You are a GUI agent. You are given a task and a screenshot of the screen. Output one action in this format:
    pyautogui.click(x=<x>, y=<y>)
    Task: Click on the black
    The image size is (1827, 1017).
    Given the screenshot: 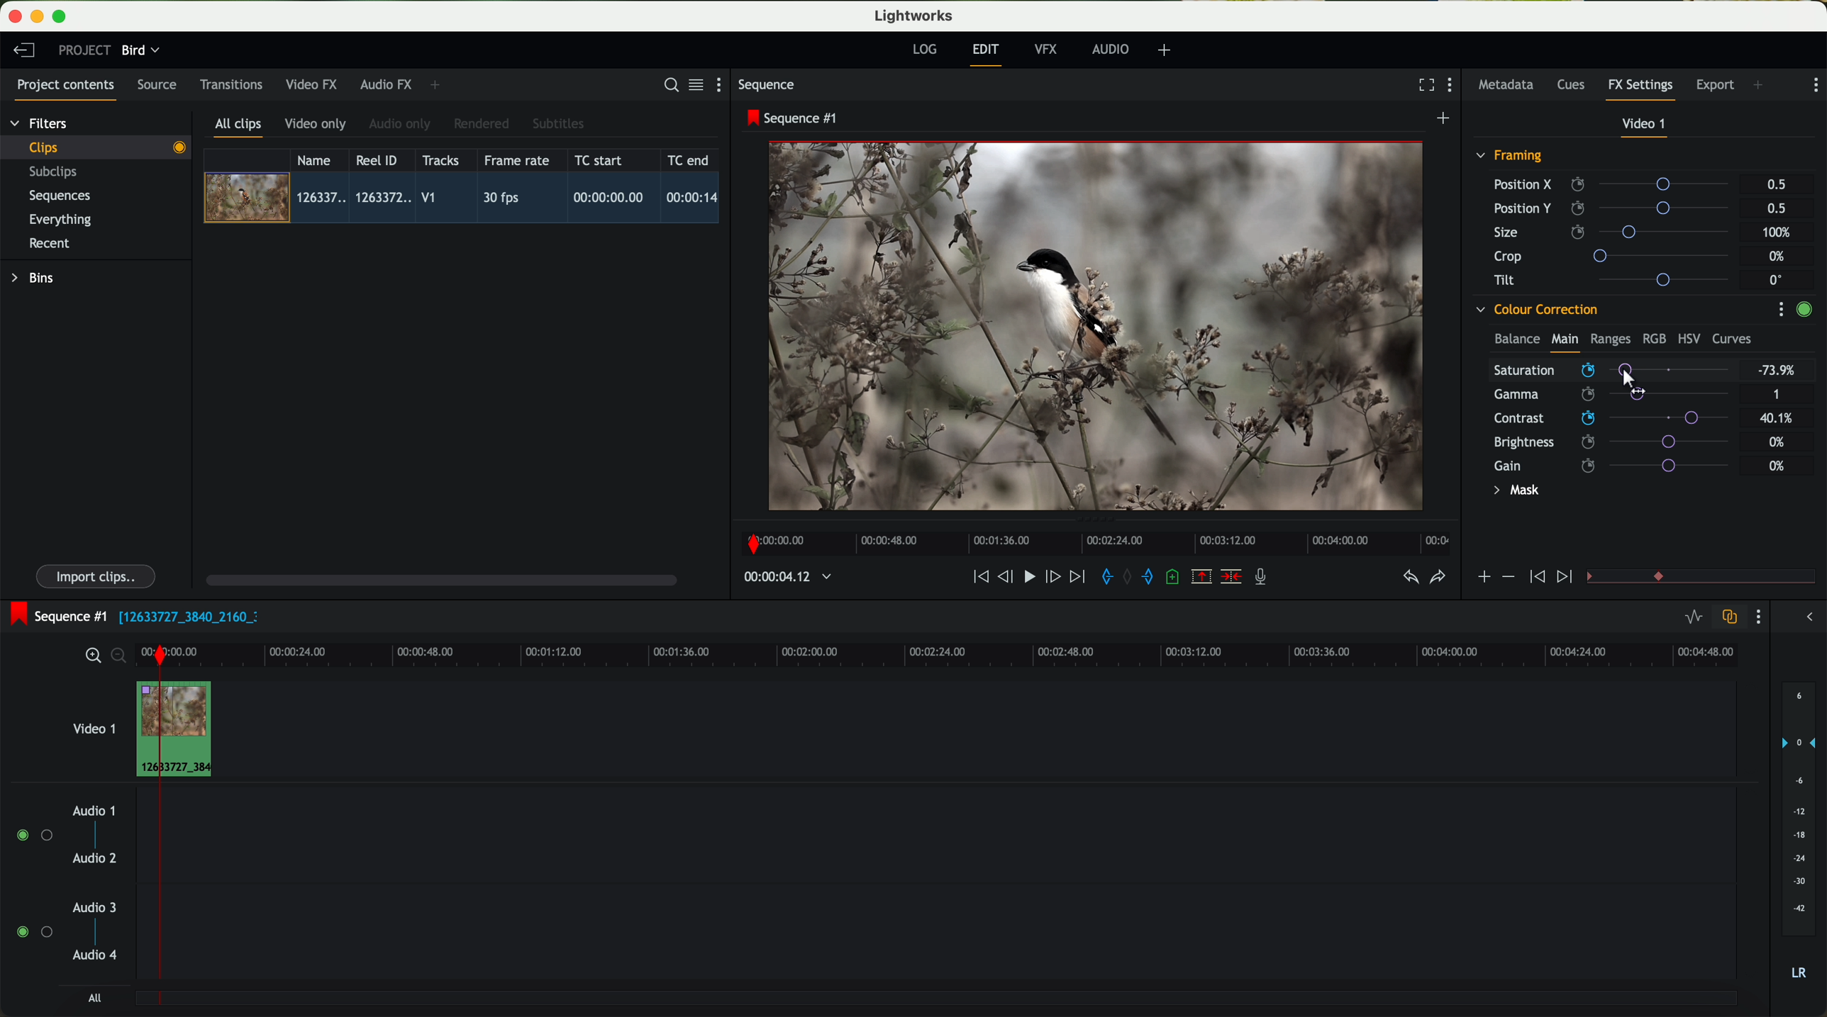 What is the action you would take?
    pyautogui.click(x=183, y=615)
    